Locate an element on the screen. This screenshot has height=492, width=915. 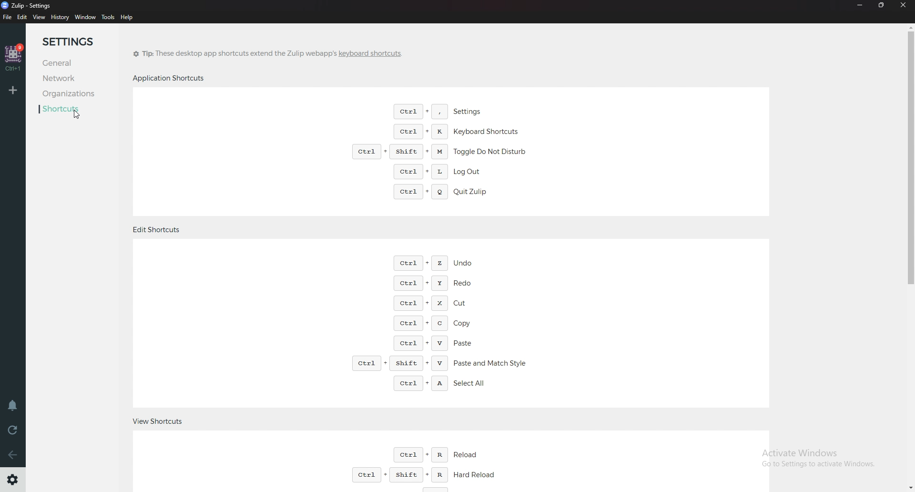
Copy is located at coordinates (434, 323).